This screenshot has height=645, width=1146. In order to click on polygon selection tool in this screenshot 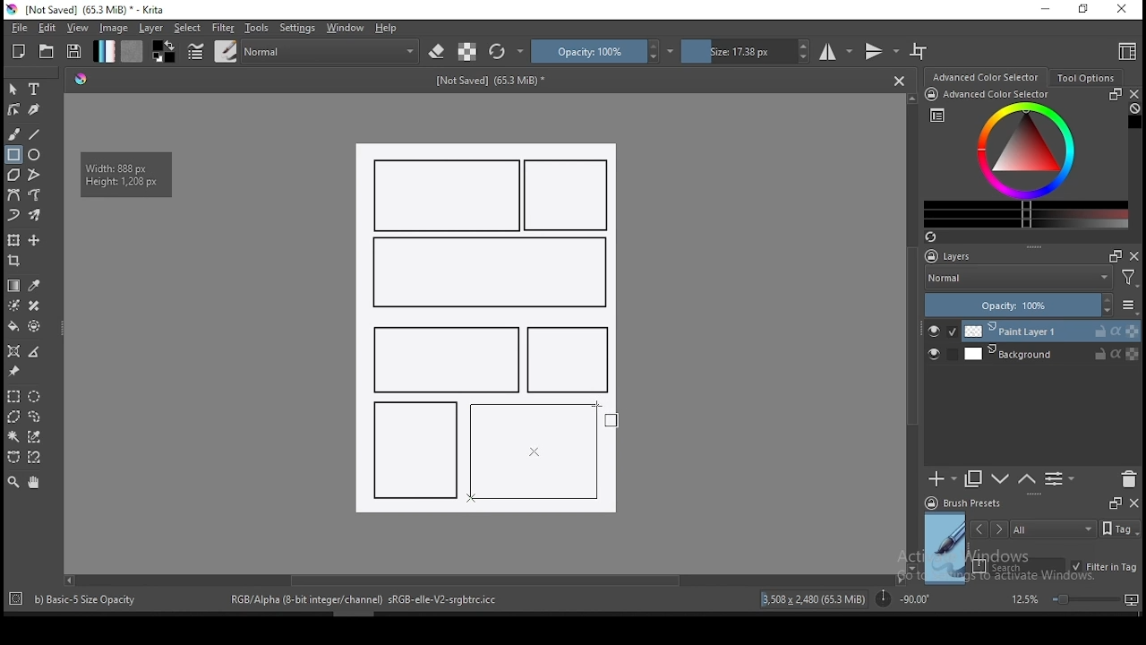, I will do `click(14, 417)`.